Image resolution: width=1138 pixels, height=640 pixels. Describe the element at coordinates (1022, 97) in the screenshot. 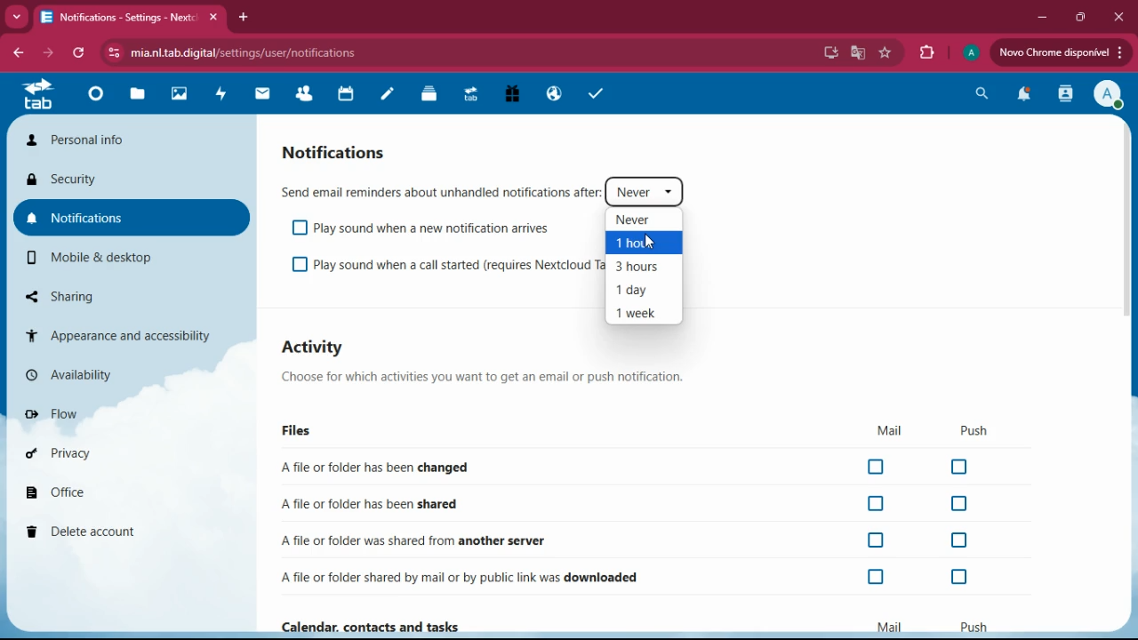

I see `notifications` at that location.